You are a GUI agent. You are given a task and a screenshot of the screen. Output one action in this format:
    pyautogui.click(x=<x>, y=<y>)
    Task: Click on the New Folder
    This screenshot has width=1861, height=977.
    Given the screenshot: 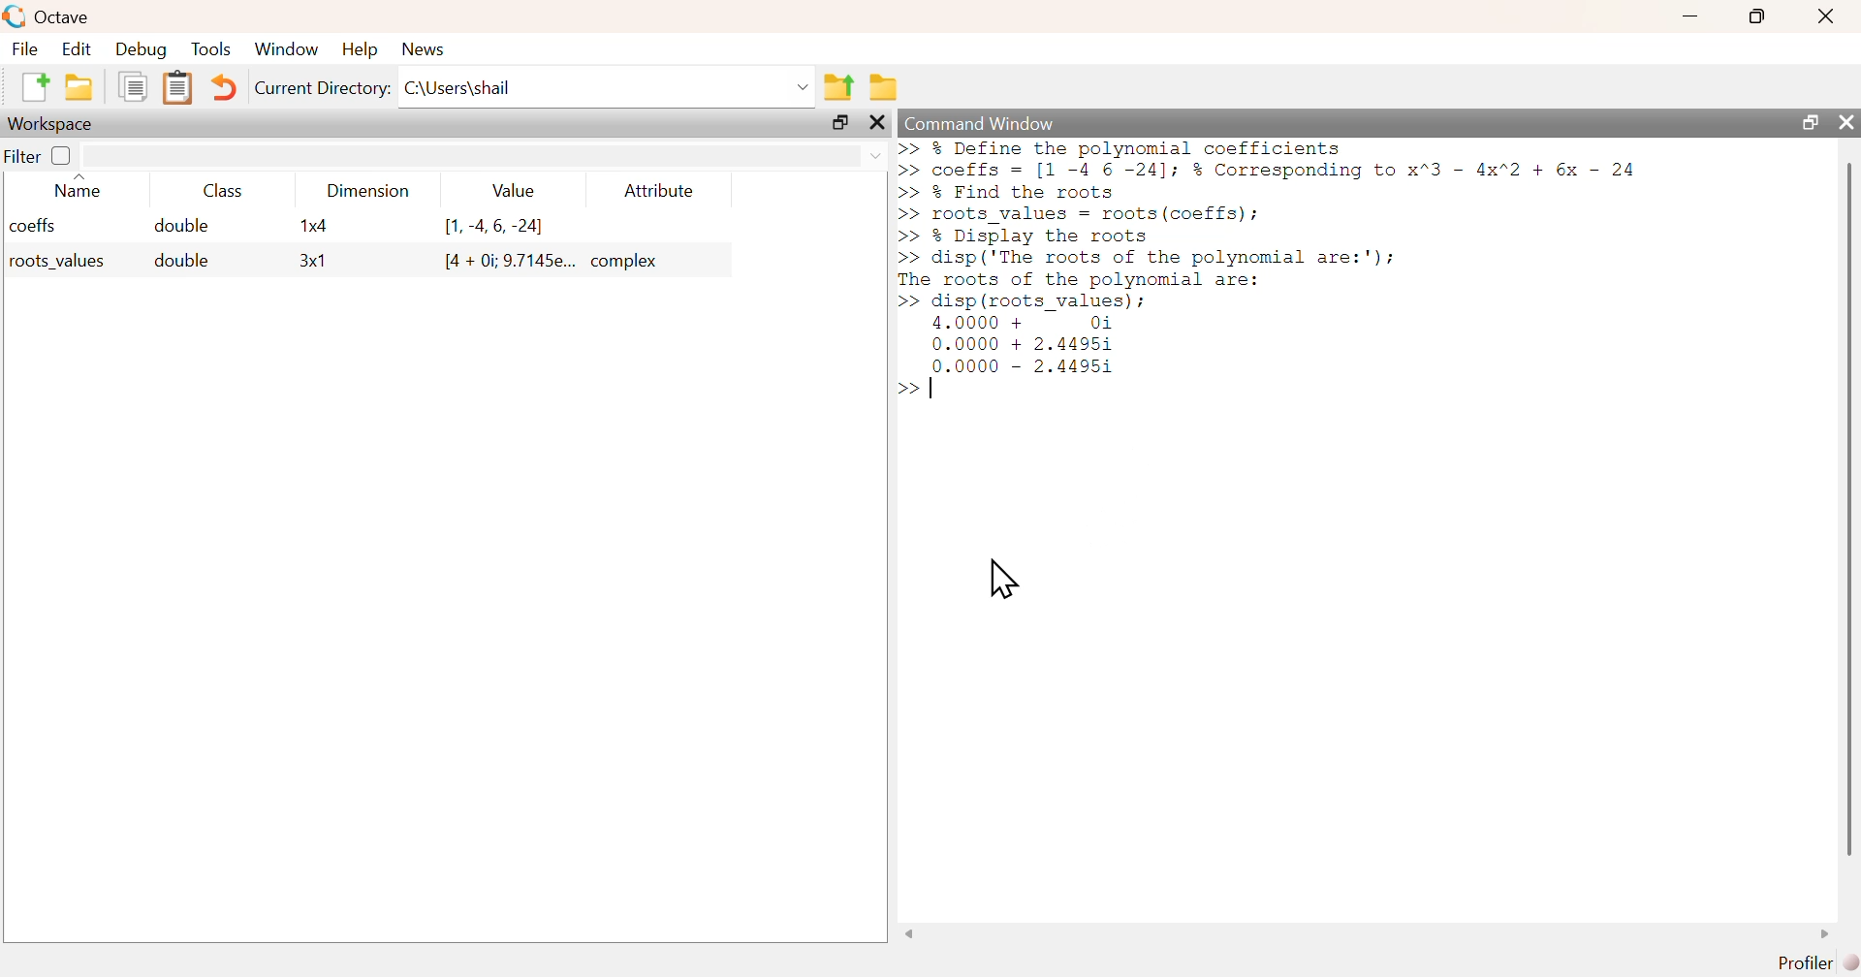 What is the action you would take?
    pyautogui.click(x=79, y=87)
    